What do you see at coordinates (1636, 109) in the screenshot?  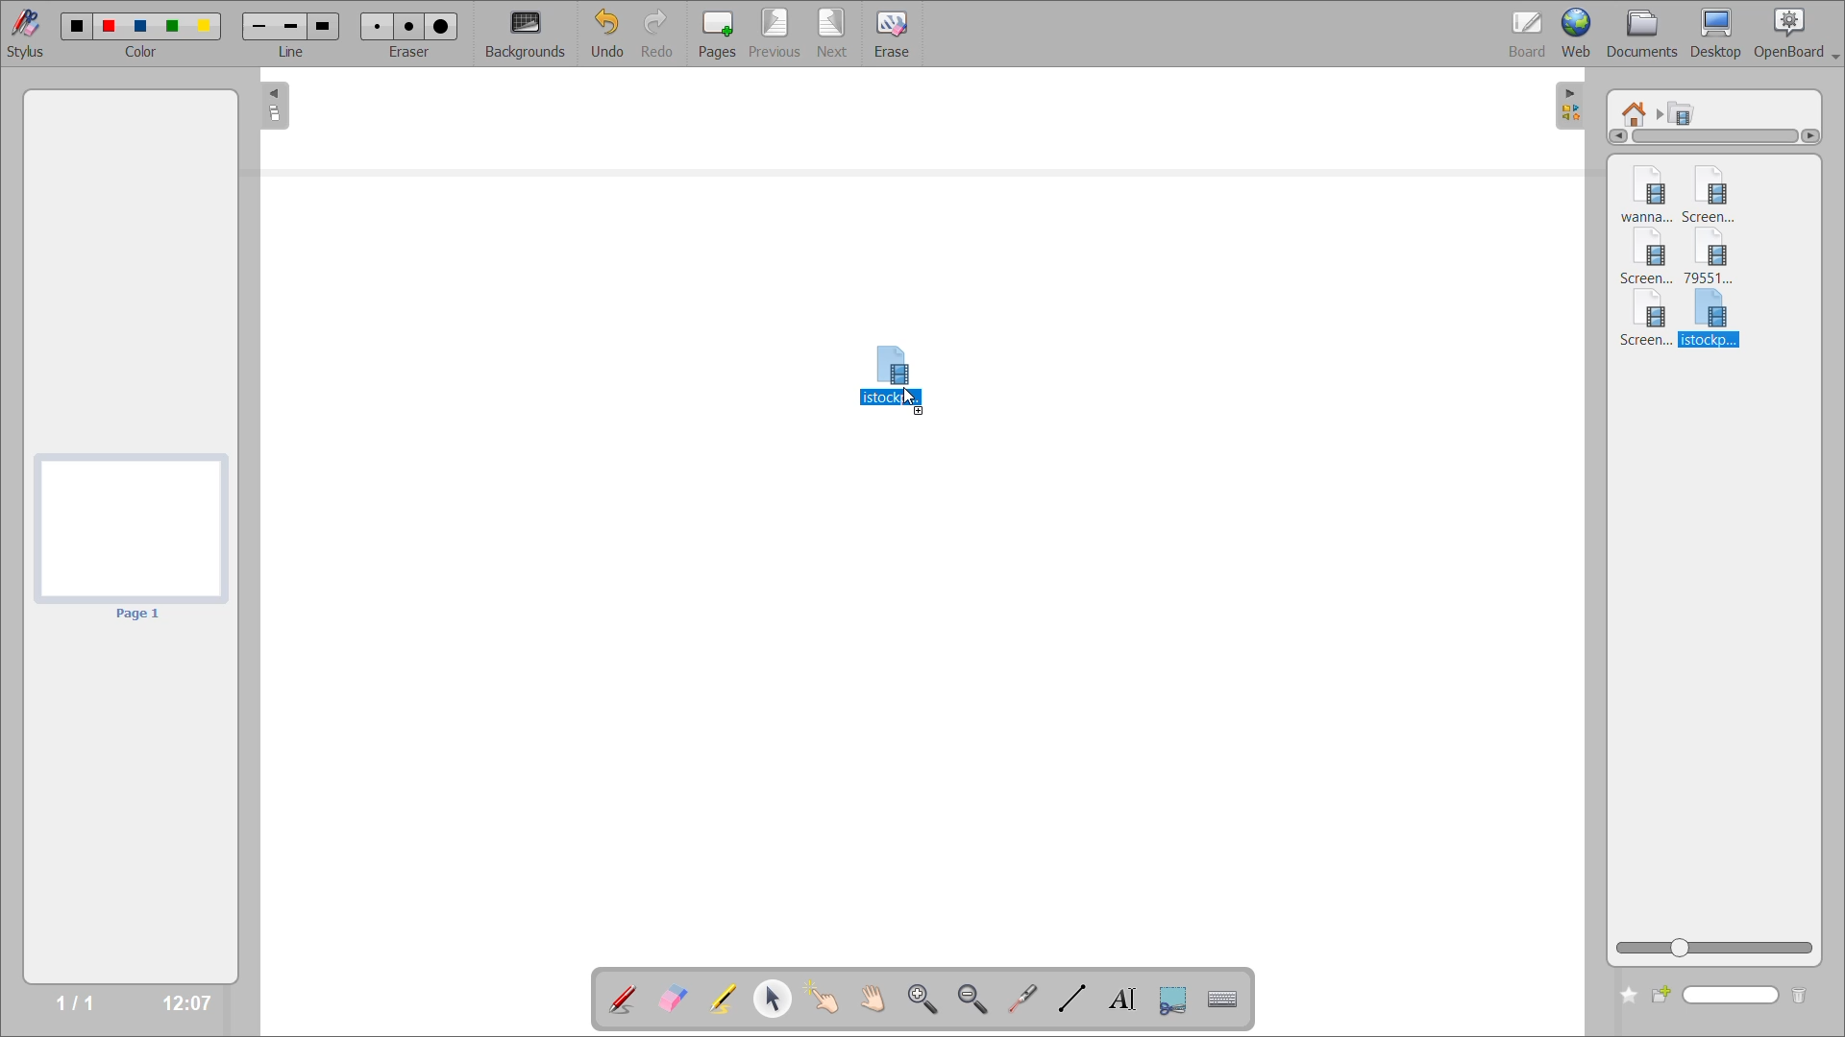 I see `root` at bounding box center [1636, 109].